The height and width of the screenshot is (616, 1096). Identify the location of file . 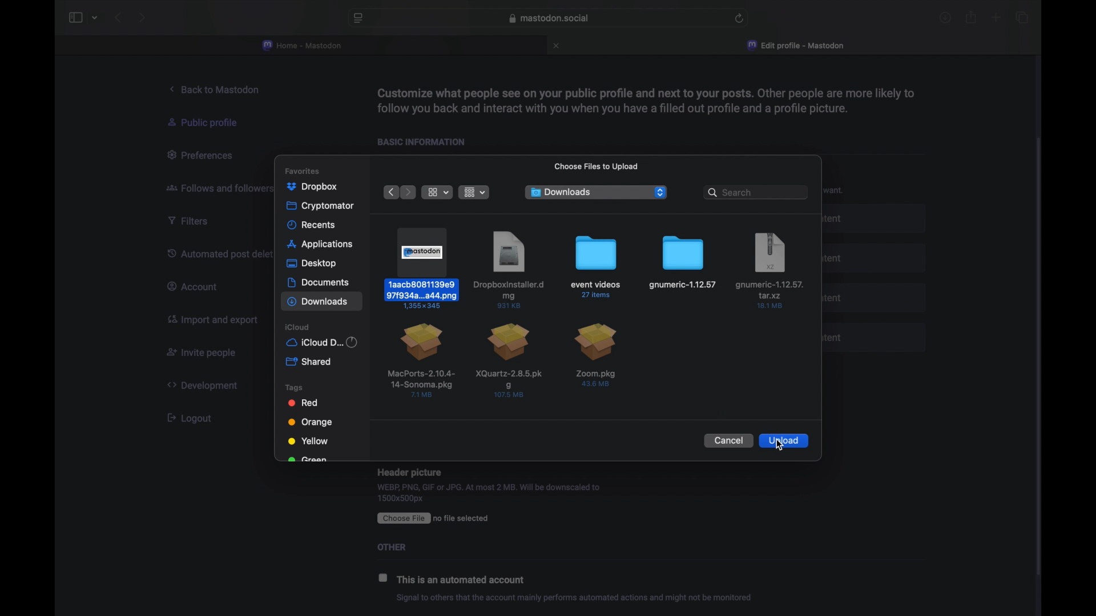
(596, 356).